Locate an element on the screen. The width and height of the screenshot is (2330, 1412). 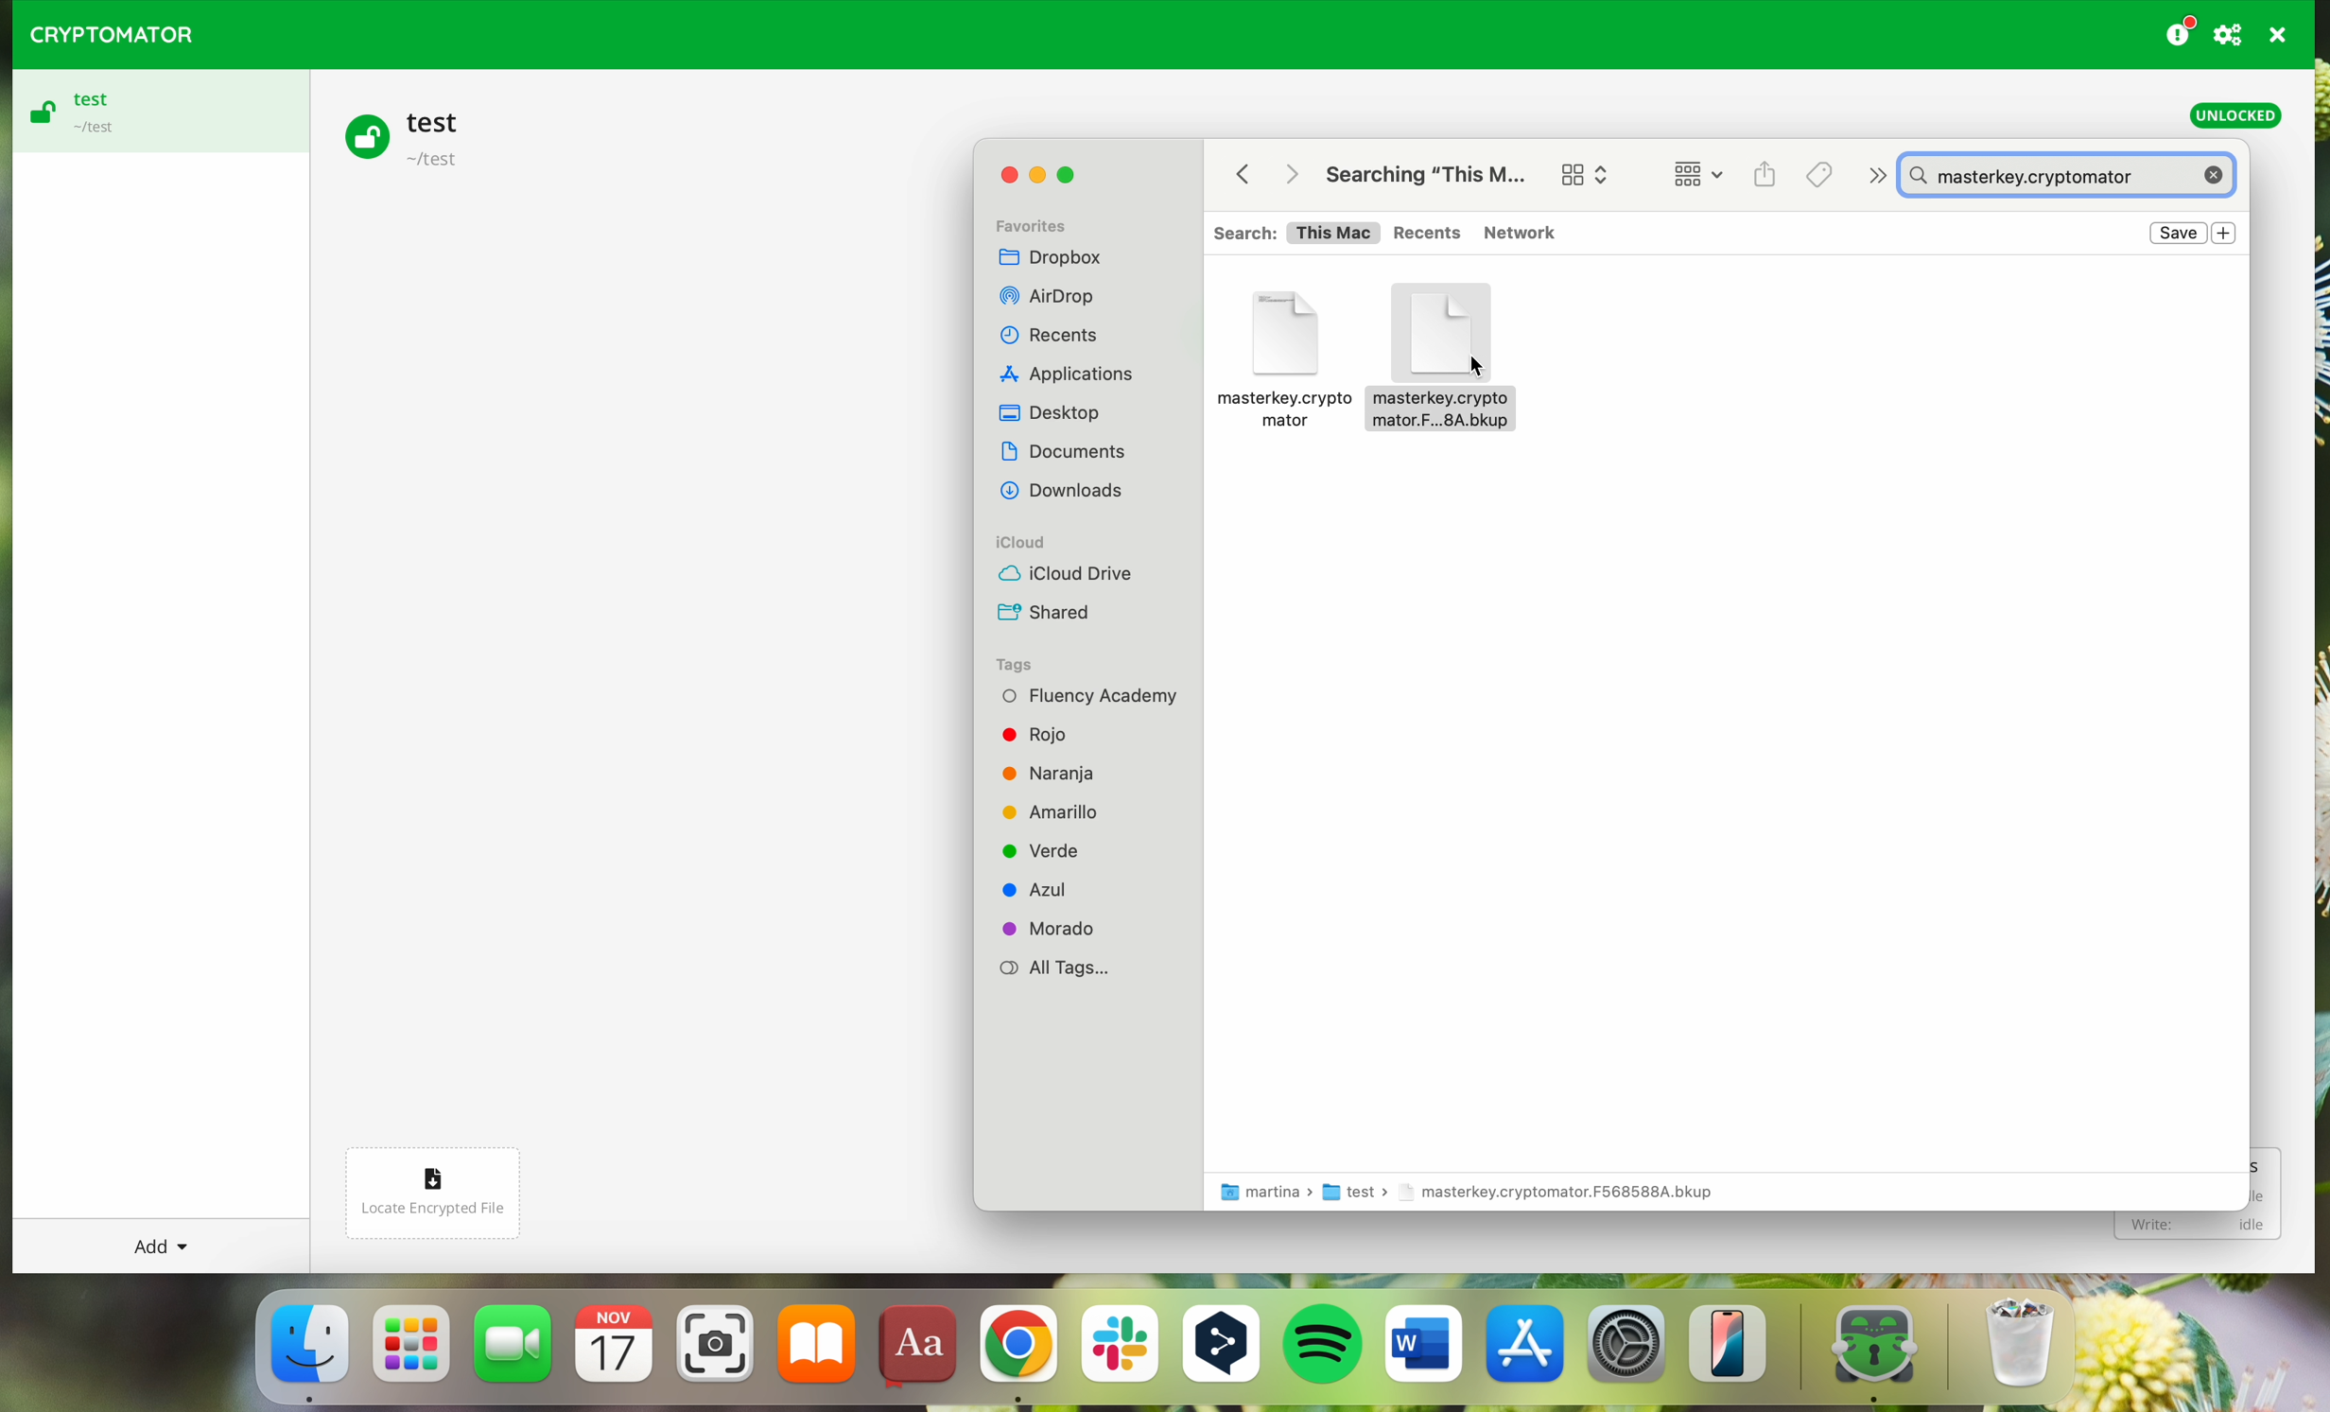
cryptomator app is located at coordinates (1861, 1350).